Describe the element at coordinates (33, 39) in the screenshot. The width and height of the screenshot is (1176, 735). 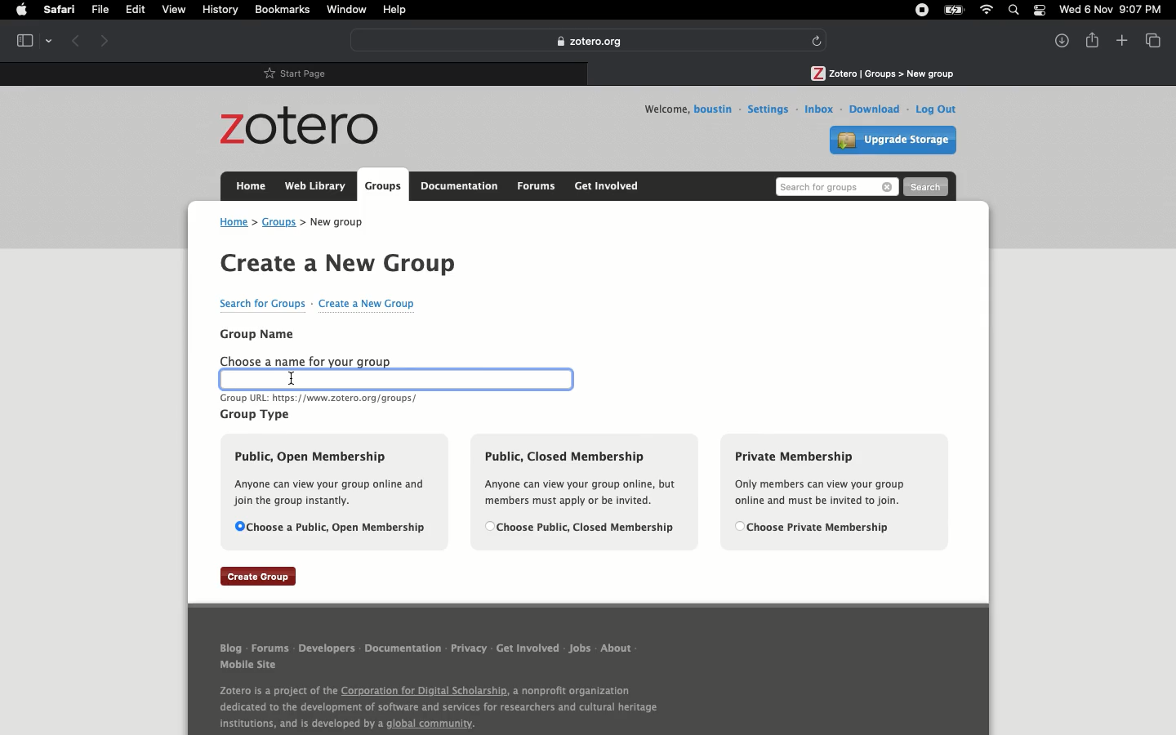
I see `Tab view` at that location.